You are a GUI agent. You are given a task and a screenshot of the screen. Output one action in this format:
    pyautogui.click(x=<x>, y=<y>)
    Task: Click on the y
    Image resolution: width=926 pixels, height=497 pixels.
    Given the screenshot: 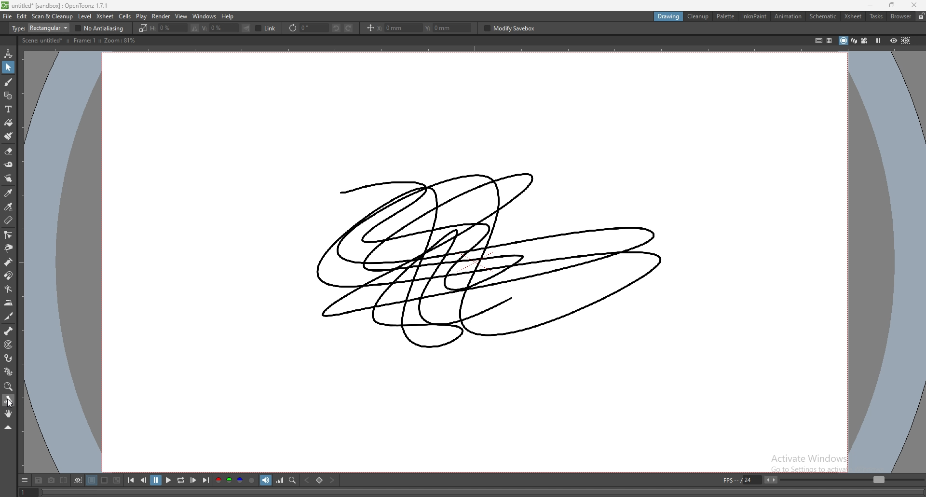 What is the action you would take?
    pyautogui.click(x=449, y=28)
    